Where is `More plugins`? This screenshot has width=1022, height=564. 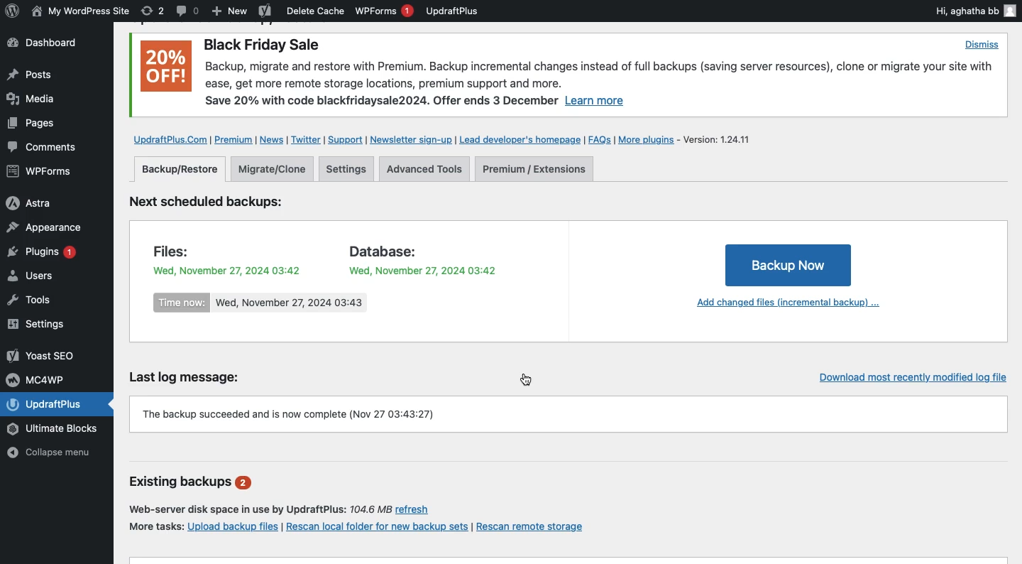
More plugins is located at coordinates (649, 139).